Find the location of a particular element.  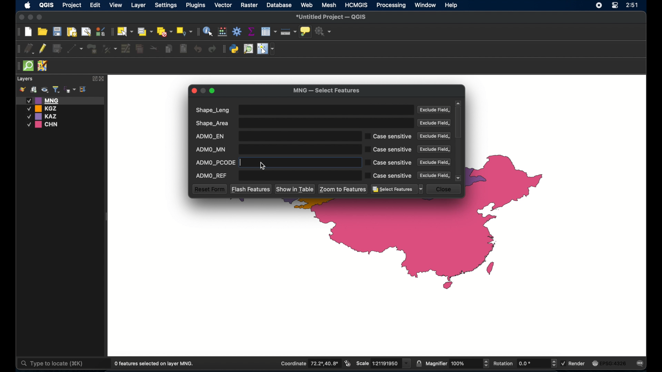

python console is located at coordinates (234, 49).